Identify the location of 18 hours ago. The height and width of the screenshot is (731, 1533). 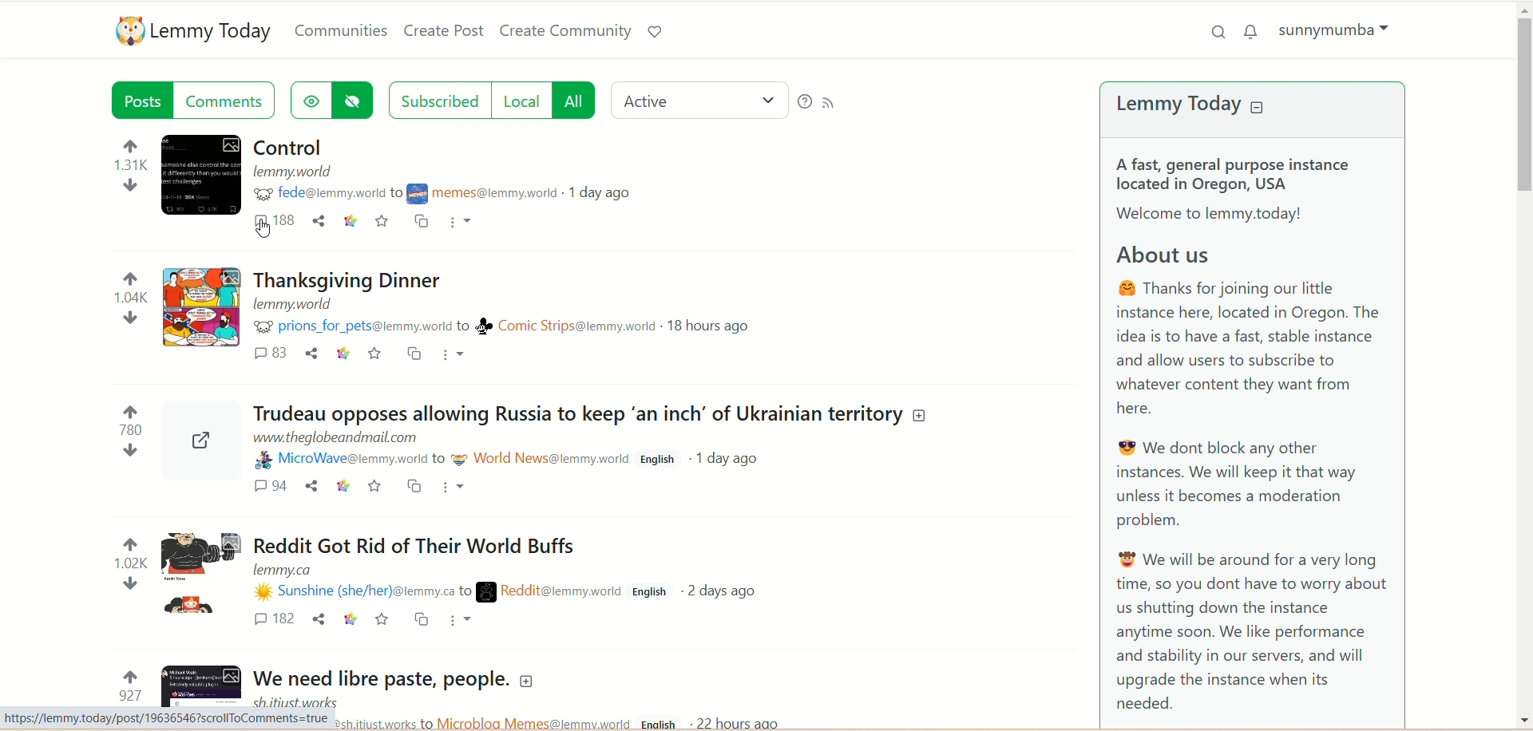
(708, 323).